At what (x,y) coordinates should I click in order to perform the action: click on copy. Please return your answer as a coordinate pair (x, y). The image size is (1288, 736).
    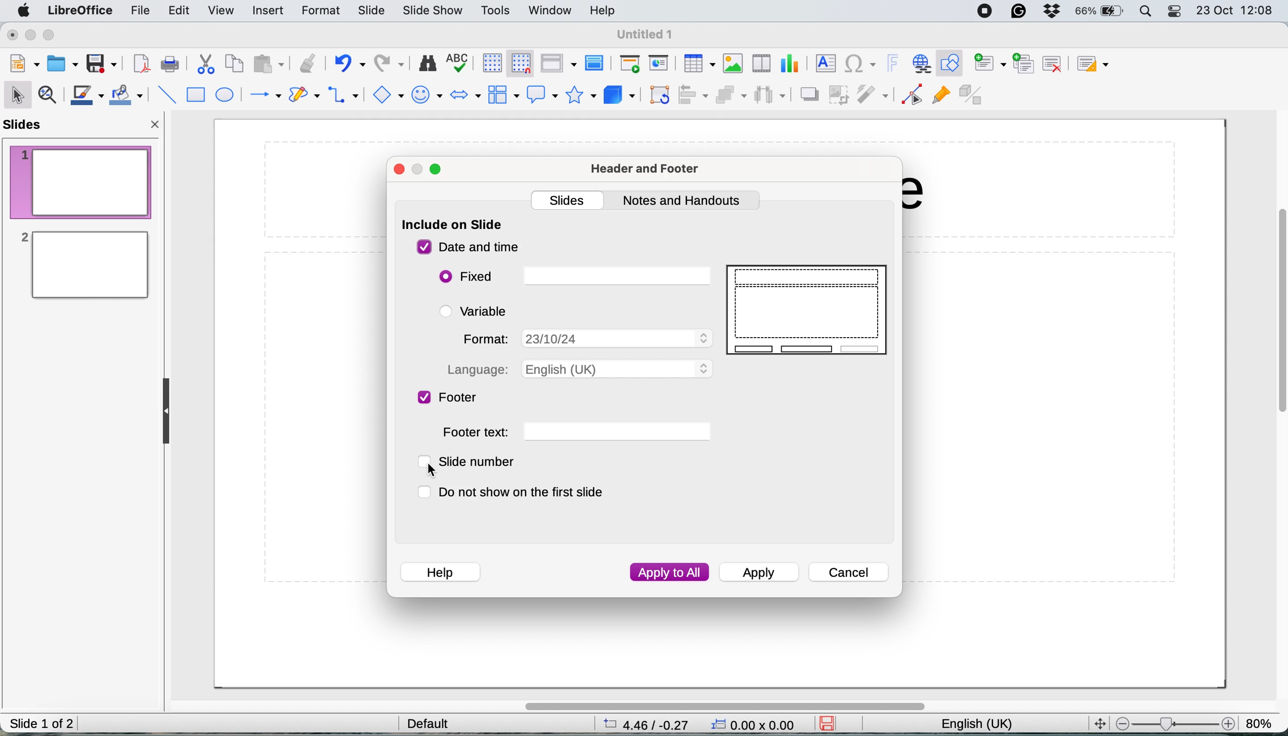
    Looking at the image, I should click on (235, 65).